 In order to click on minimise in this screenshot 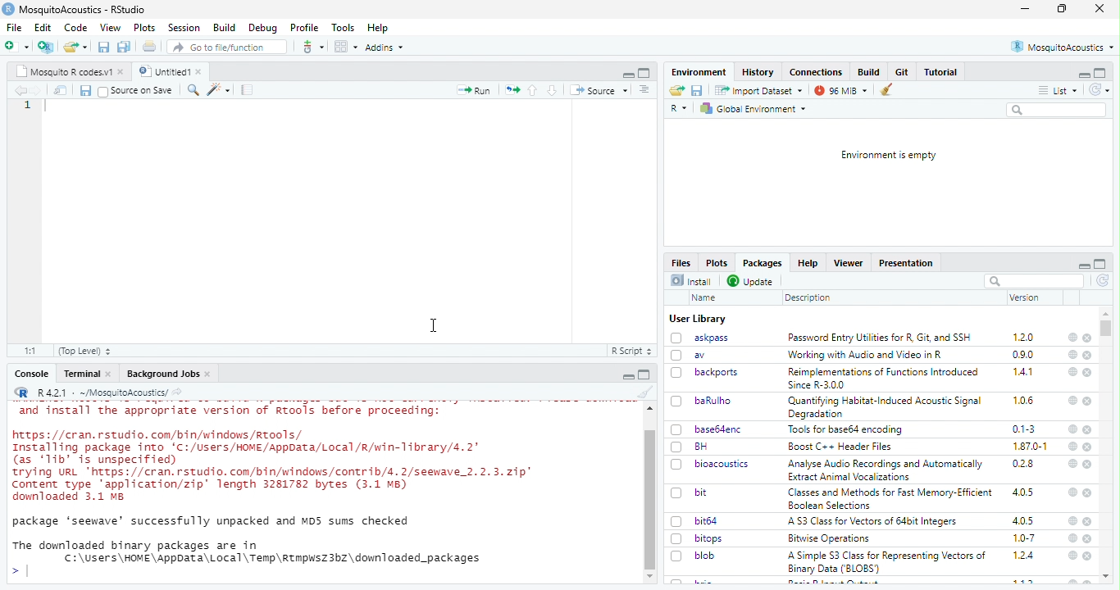, I will do `click(629, 377)`.